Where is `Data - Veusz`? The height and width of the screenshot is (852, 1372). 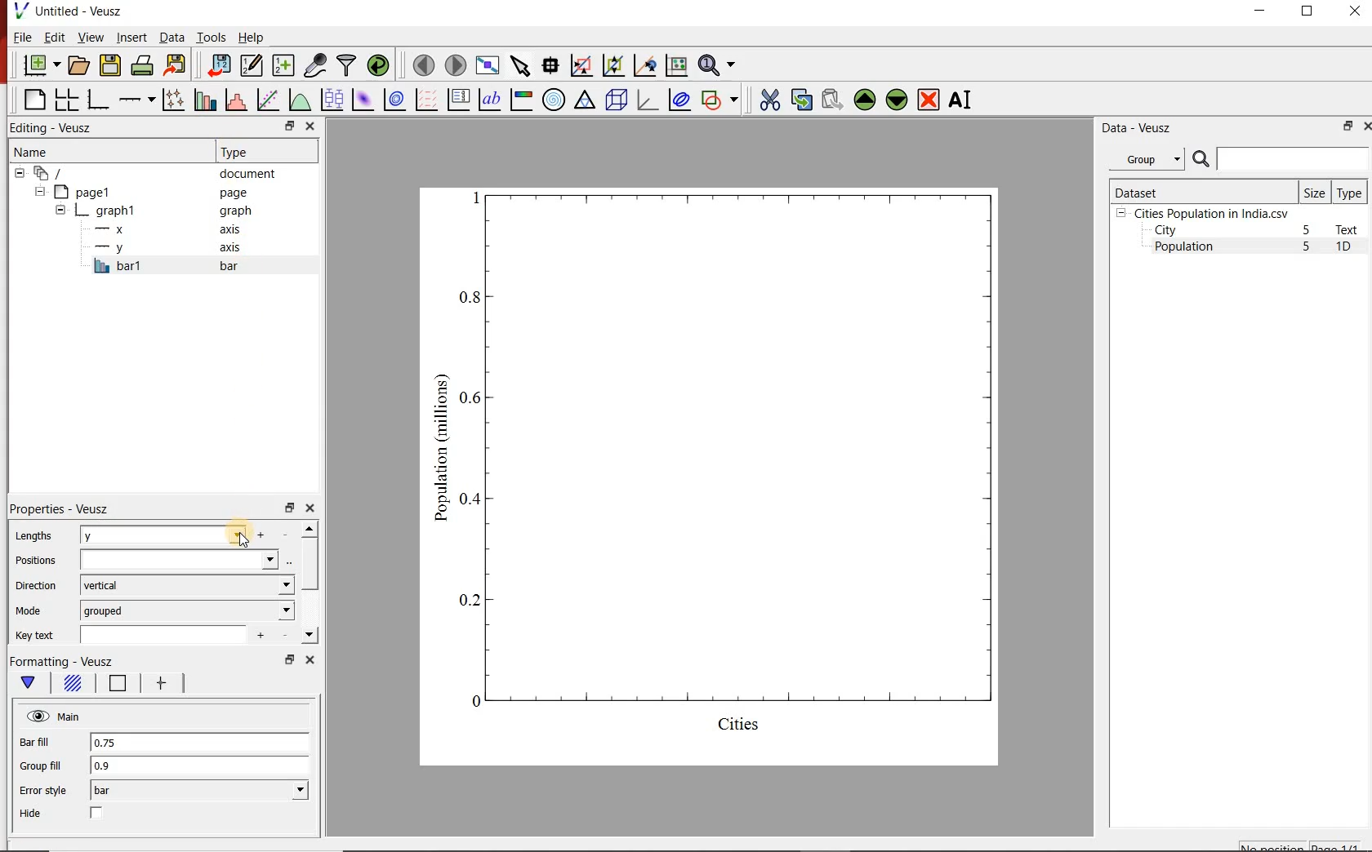 Data - Veusz is located at coordinates (1134, 127).